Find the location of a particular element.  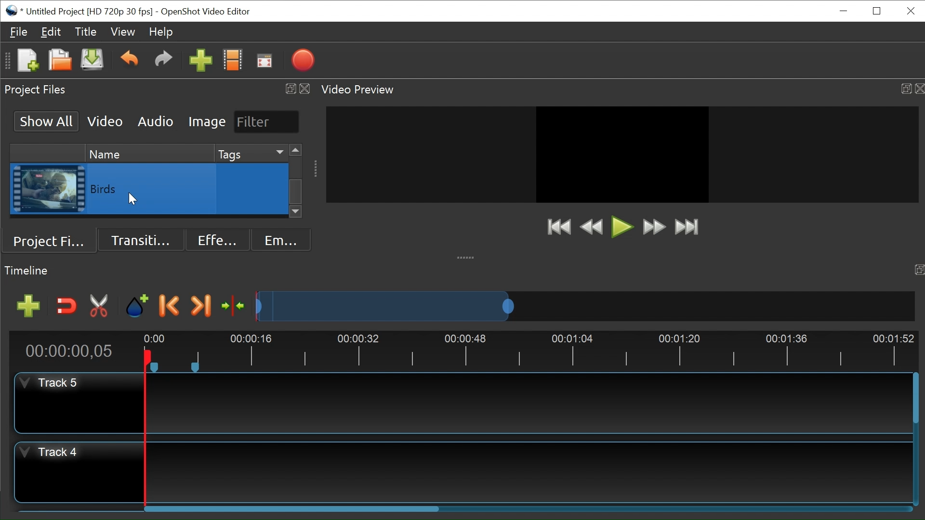

Fullscreen is located at coordinates (264, 61).